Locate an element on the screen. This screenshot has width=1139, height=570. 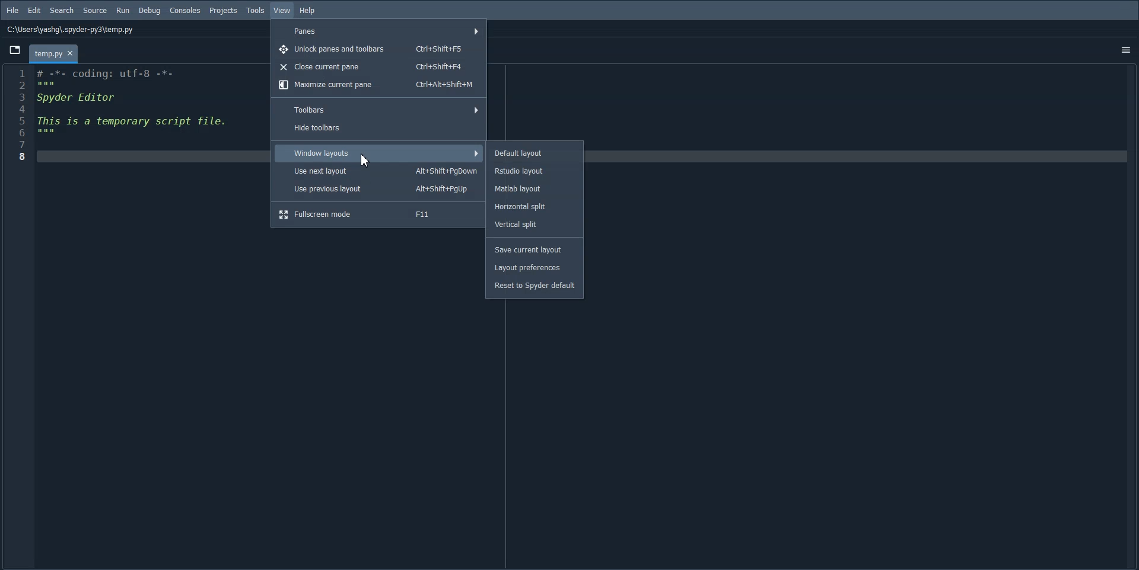
Line number is located at coordinates (17, 114).